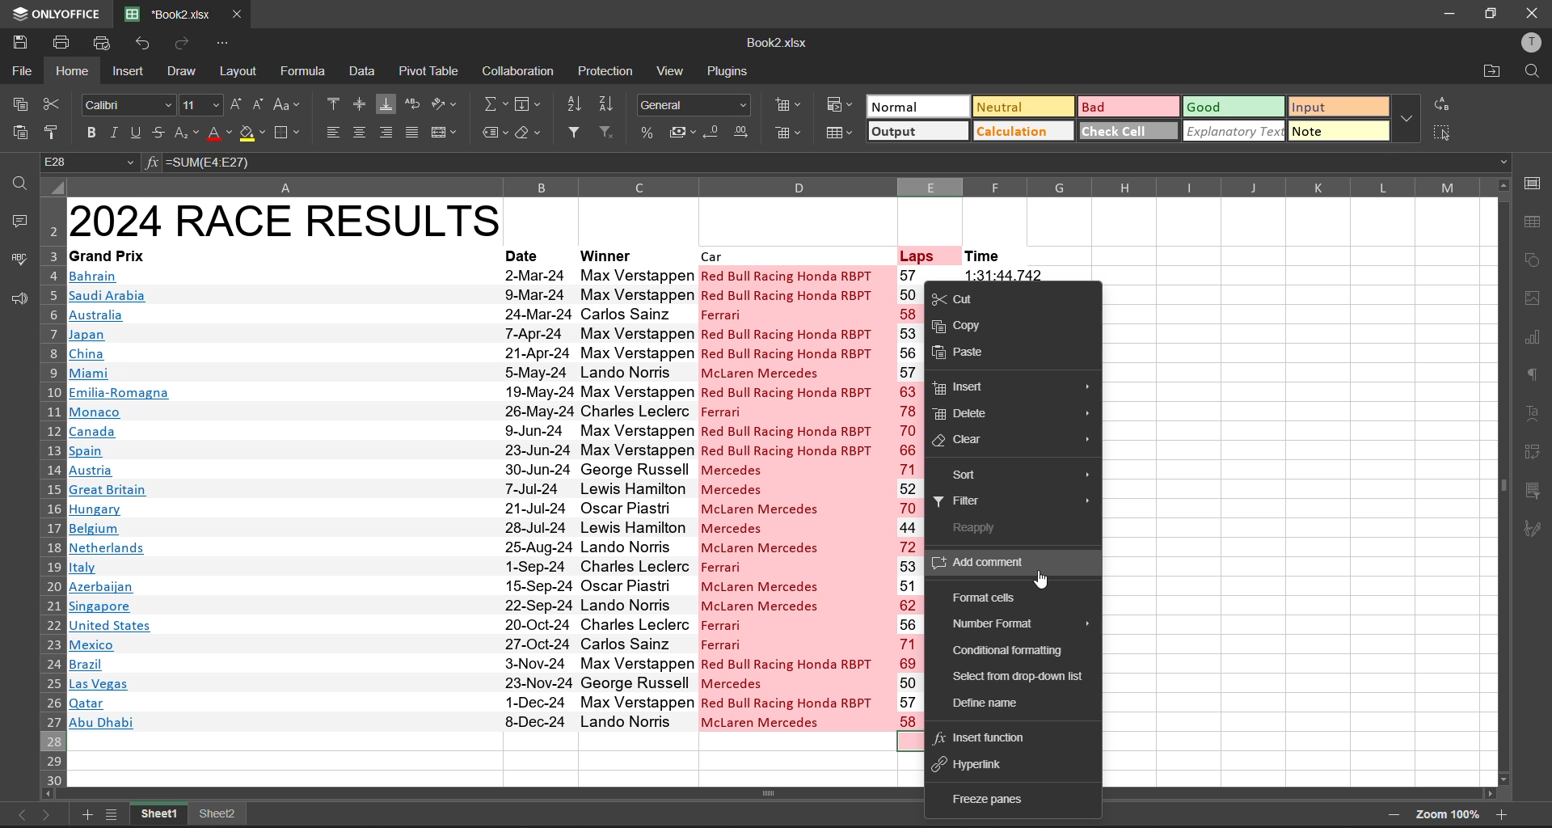 This screenshot has width=1552, height=828. Describe the element at coordinates (19, 129) in the screenshot. I see `paste` at that location.